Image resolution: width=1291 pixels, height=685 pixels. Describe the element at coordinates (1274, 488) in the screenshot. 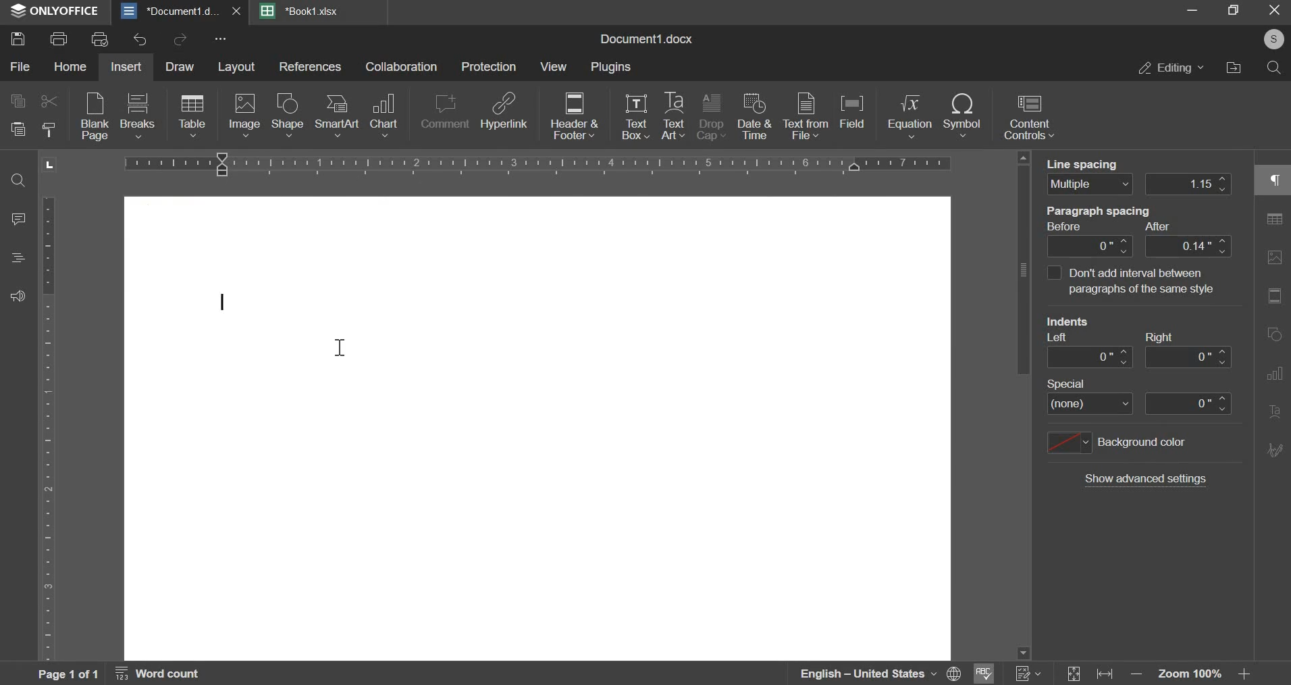

I see `Chart filter` at that location.